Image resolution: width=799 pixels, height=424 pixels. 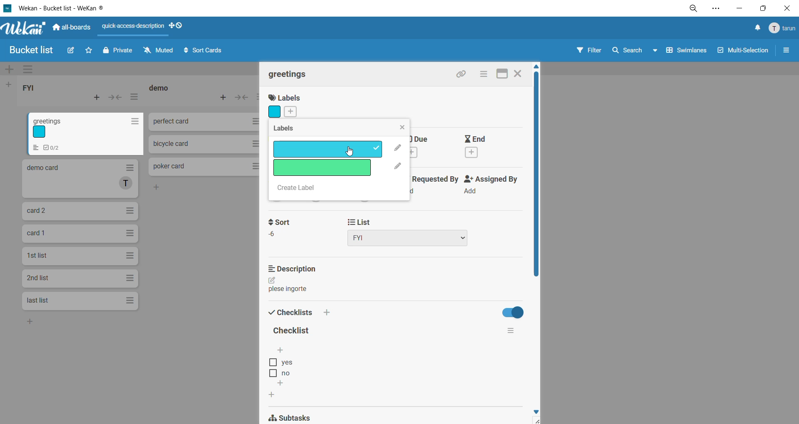 What do you see at coordinates (300, 190) in the screenshot?
I see `create label` at bounding box center [300, 190].